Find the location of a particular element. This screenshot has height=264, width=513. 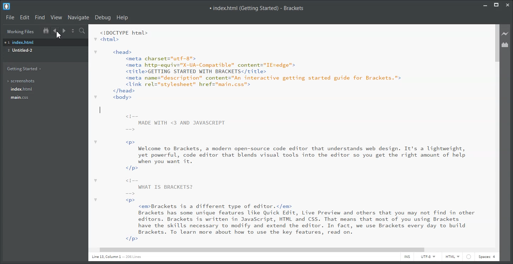

HTML is located at coordinates (452, 257).